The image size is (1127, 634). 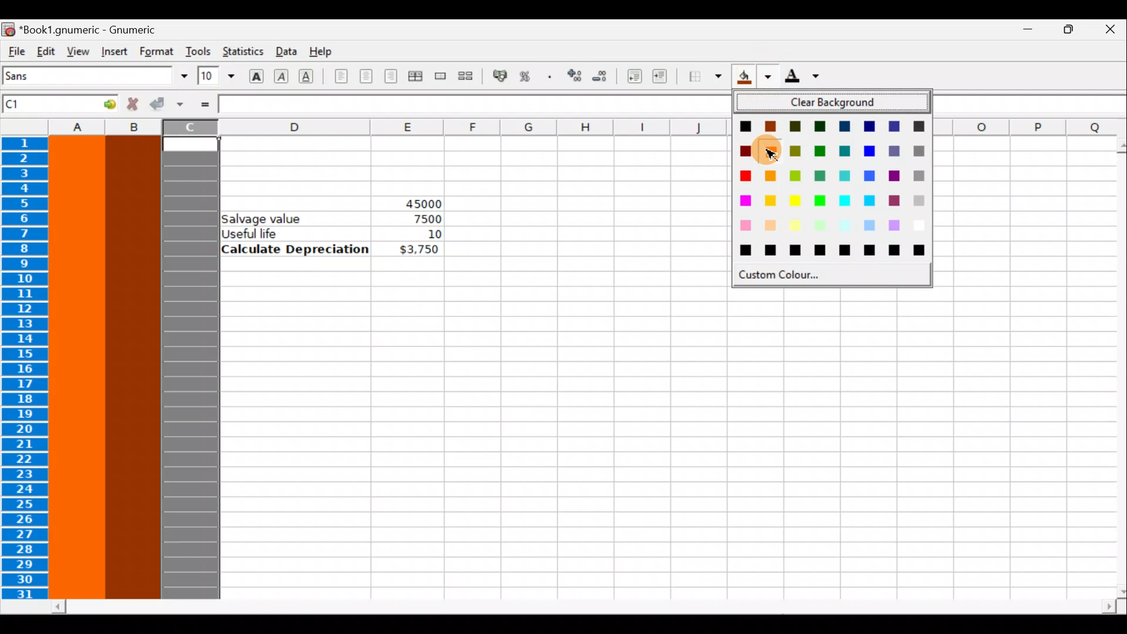 What do you see at coordinates (1022, 33) in the screenshot?
I see `Minimize` at bounding box center [1022, 33].